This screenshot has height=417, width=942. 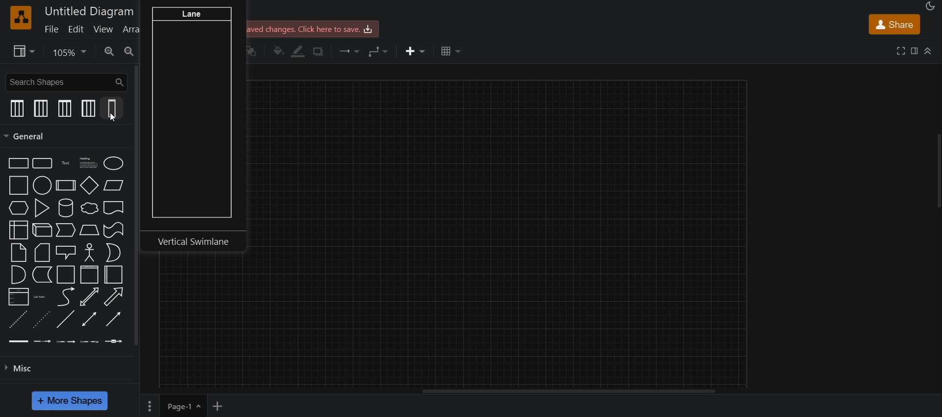 What do you see at coordinates (67, 341) in the screenshot?
I see `connector with 2 labels` at bounding box center [67, 341].